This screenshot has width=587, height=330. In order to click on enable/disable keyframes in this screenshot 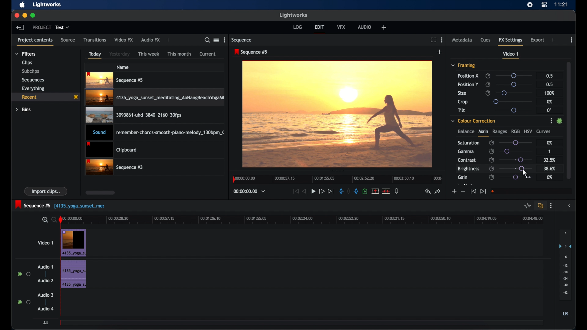, I will do `click(492, 159)`.